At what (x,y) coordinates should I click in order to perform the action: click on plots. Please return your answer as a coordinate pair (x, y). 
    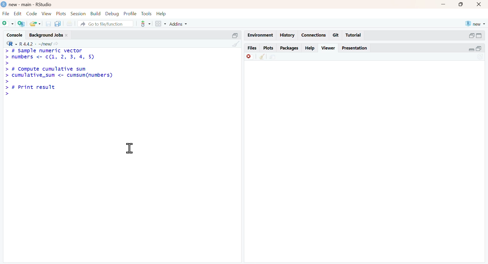
    Looking at the image, I should click on (61, 13).